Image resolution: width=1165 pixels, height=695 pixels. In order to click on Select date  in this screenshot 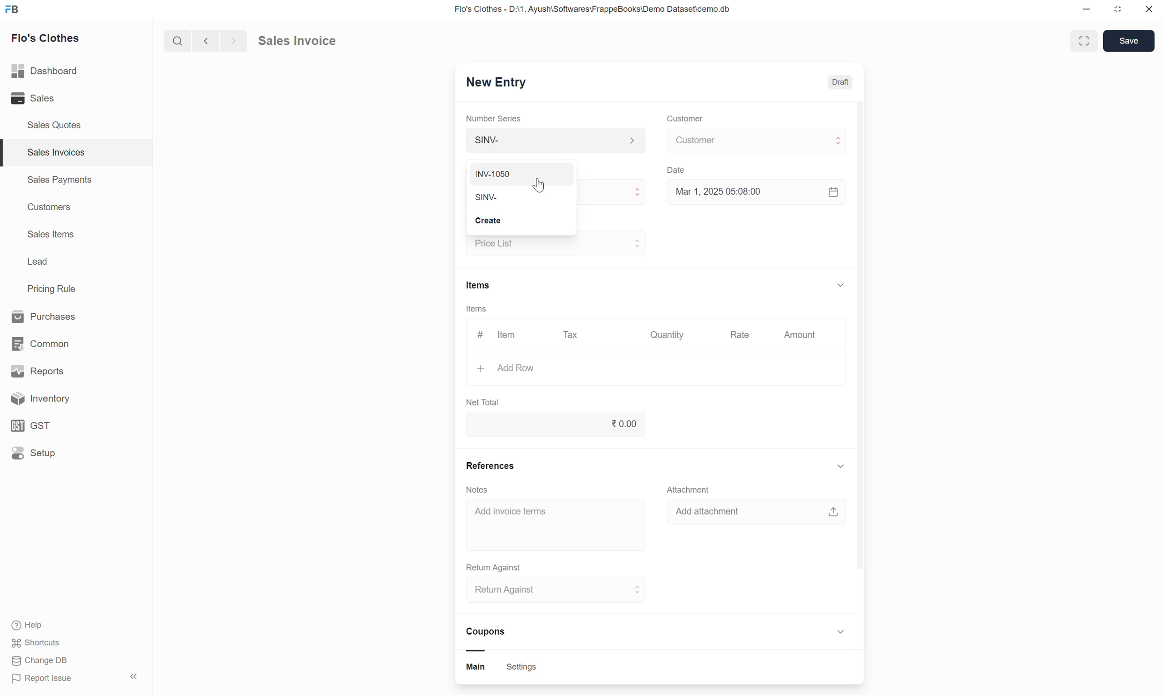, I will do `click(756, 195)`.